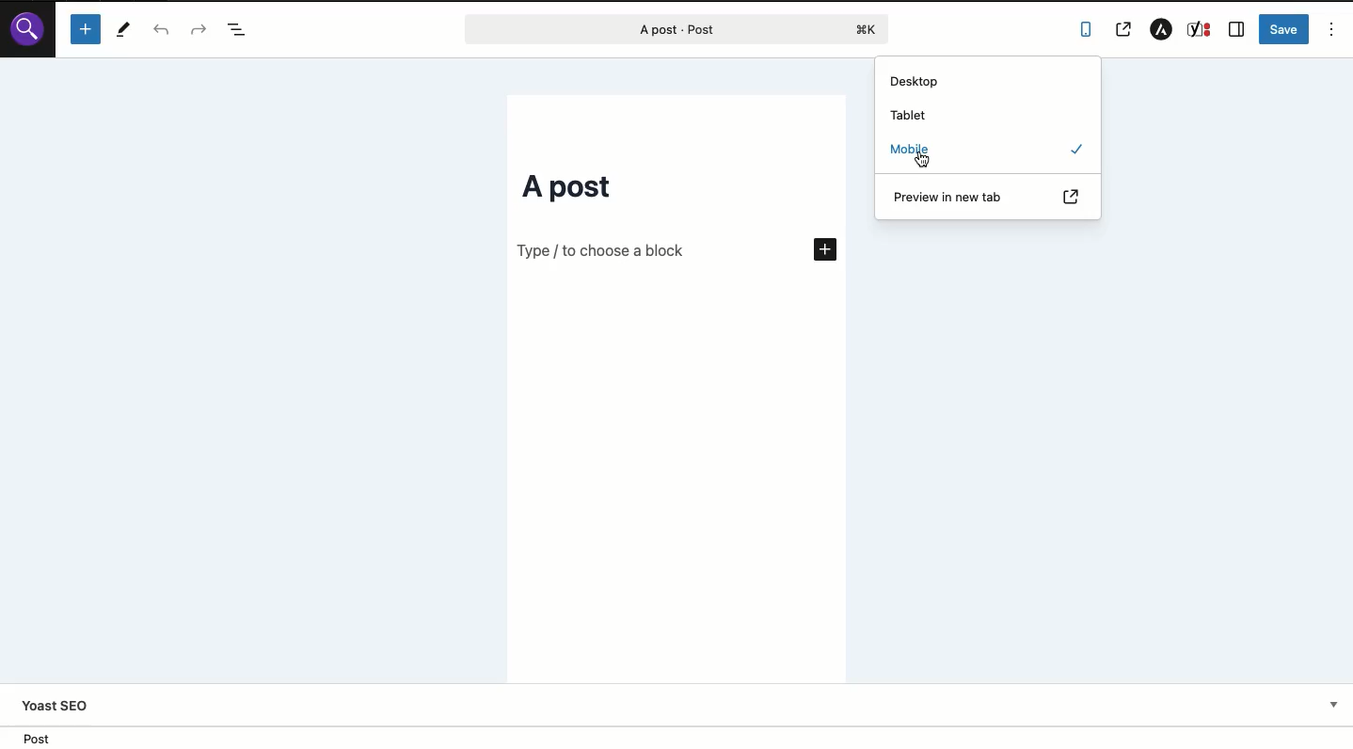 This screenshot has width=1353, height=749. Describe the element at coordinates (1127, 29) in the screenshot. I see `View post` at that location.